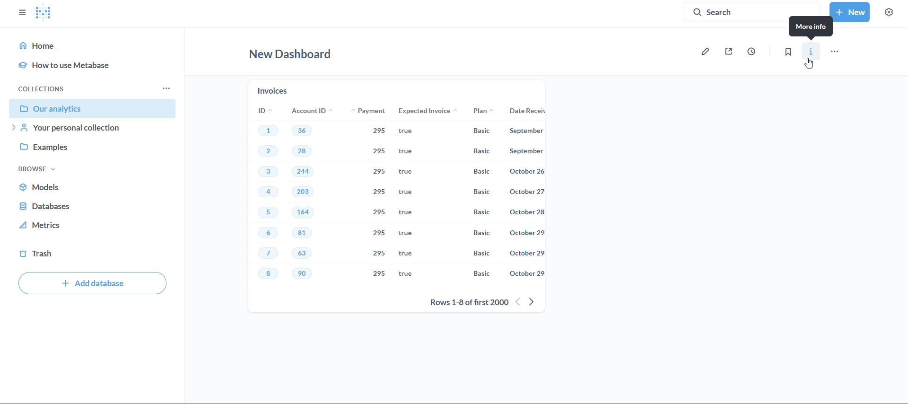 Image resolution: width=908 pixels, height=404 pixels. Describe the element at coordinates (479, 273) in the screenshot. I see `Basic` at that location.